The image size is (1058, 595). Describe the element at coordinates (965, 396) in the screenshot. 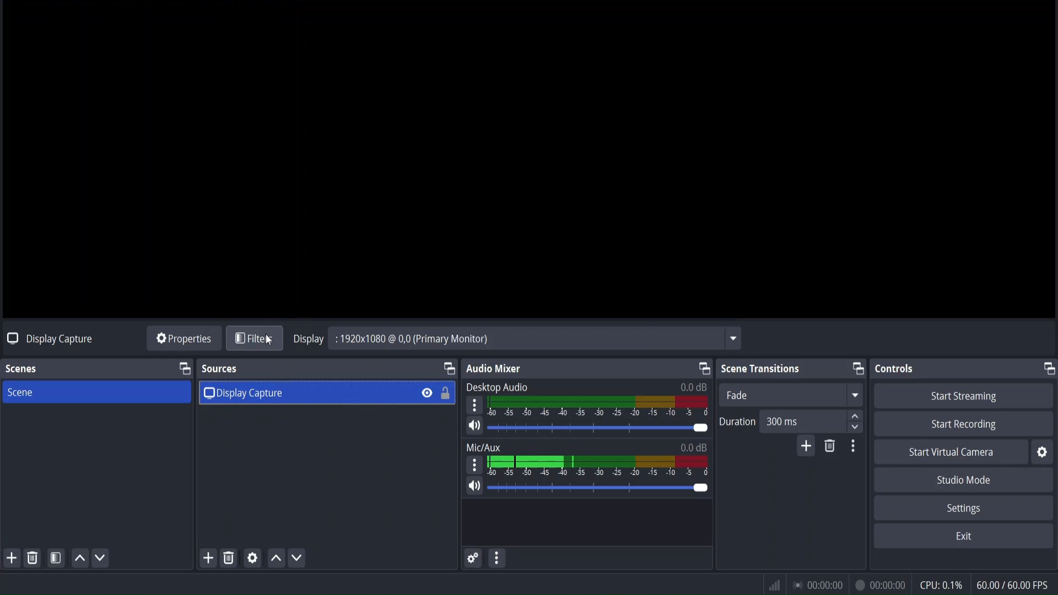

I see `start streaming` at that location.